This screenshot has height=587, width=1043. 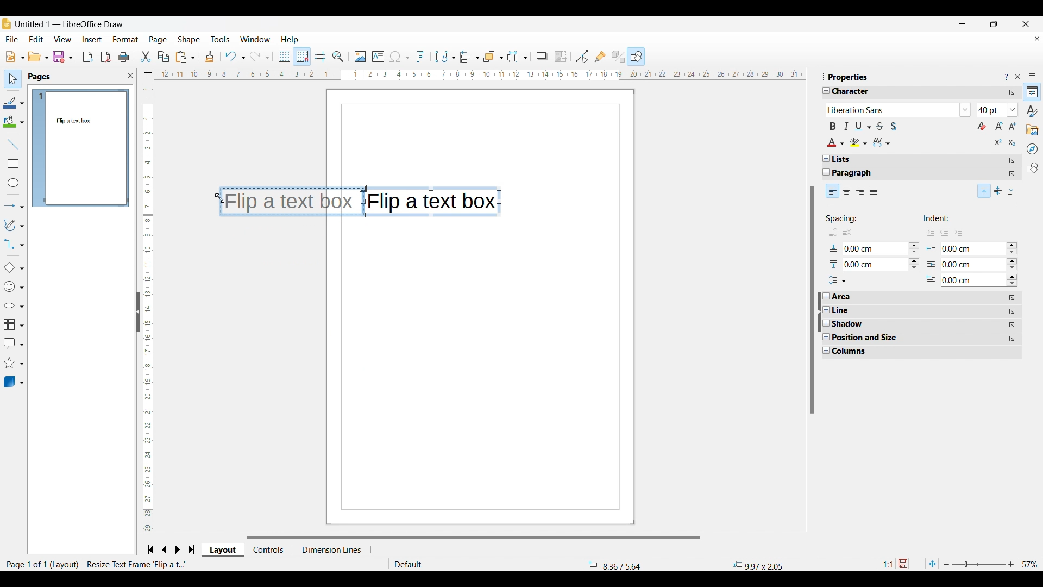 What do you see at coordinates (879, 126) in the screenshot?
I see `Strike through ` at bounding box center [879, 126].